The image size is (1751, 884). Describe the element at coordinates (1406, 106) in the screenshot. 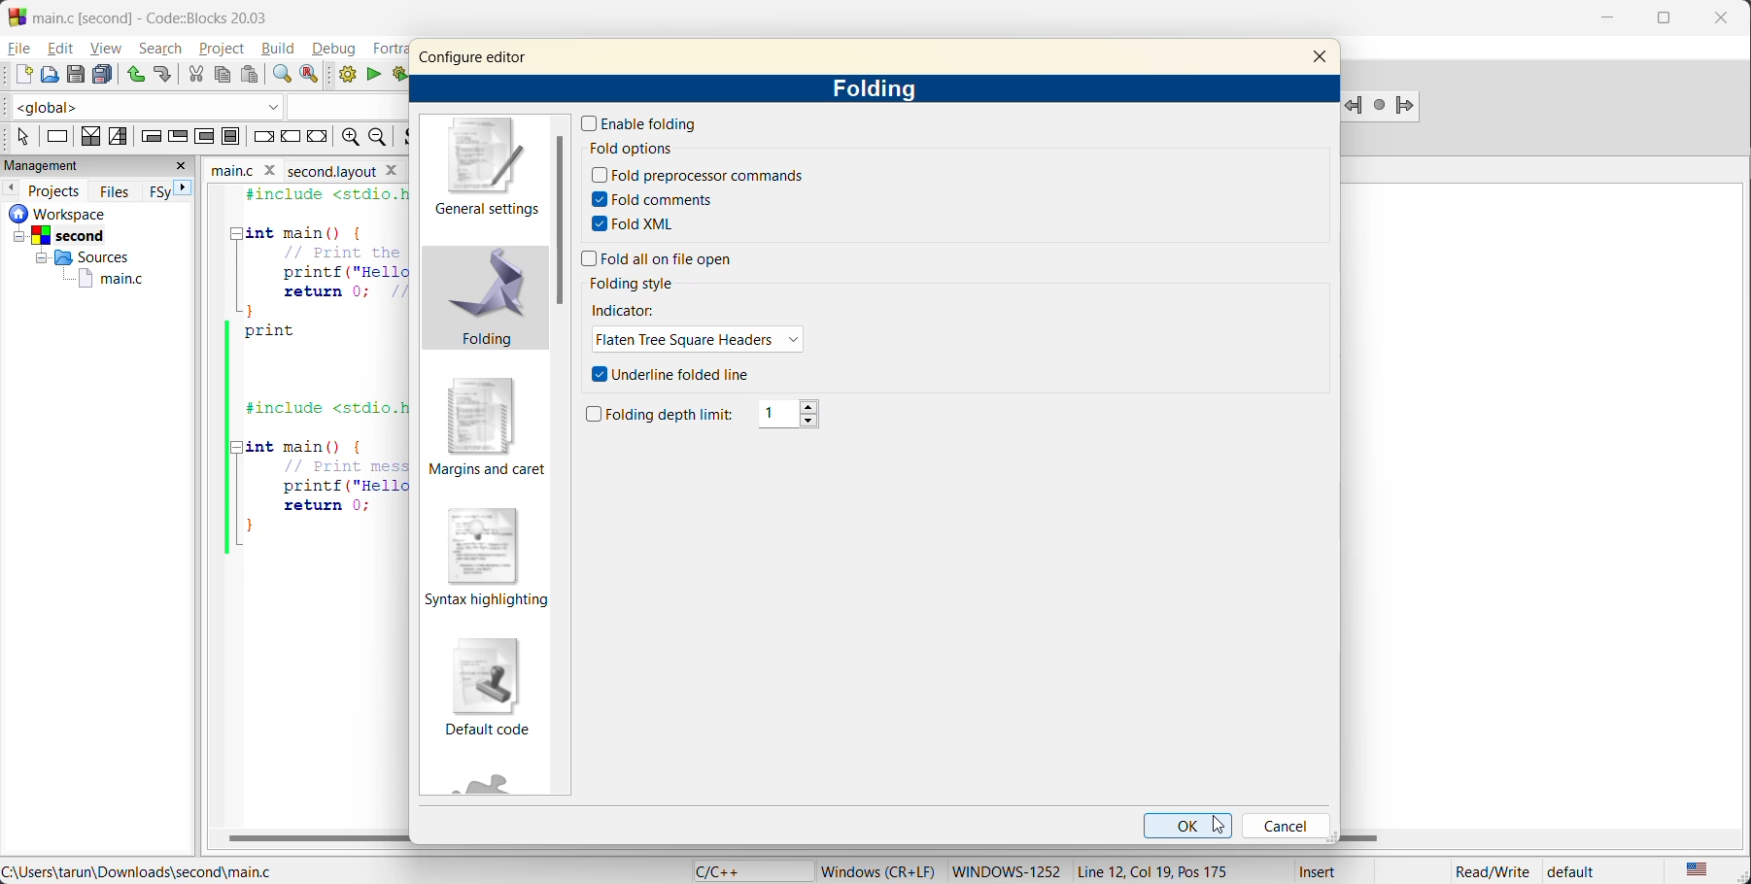

I see `jump forward` at that location.